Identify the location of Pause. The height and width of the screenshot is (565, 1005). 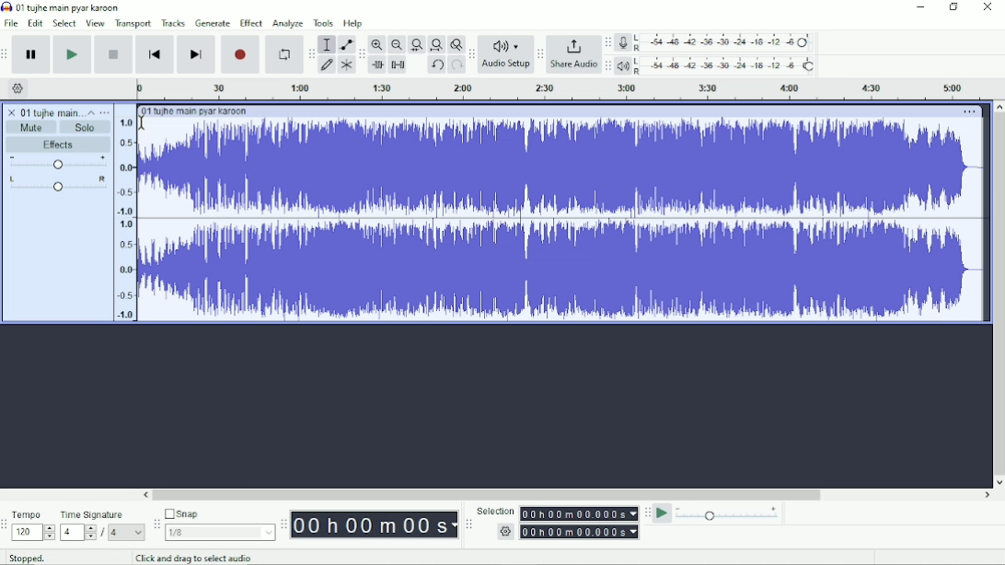
(33, 54).